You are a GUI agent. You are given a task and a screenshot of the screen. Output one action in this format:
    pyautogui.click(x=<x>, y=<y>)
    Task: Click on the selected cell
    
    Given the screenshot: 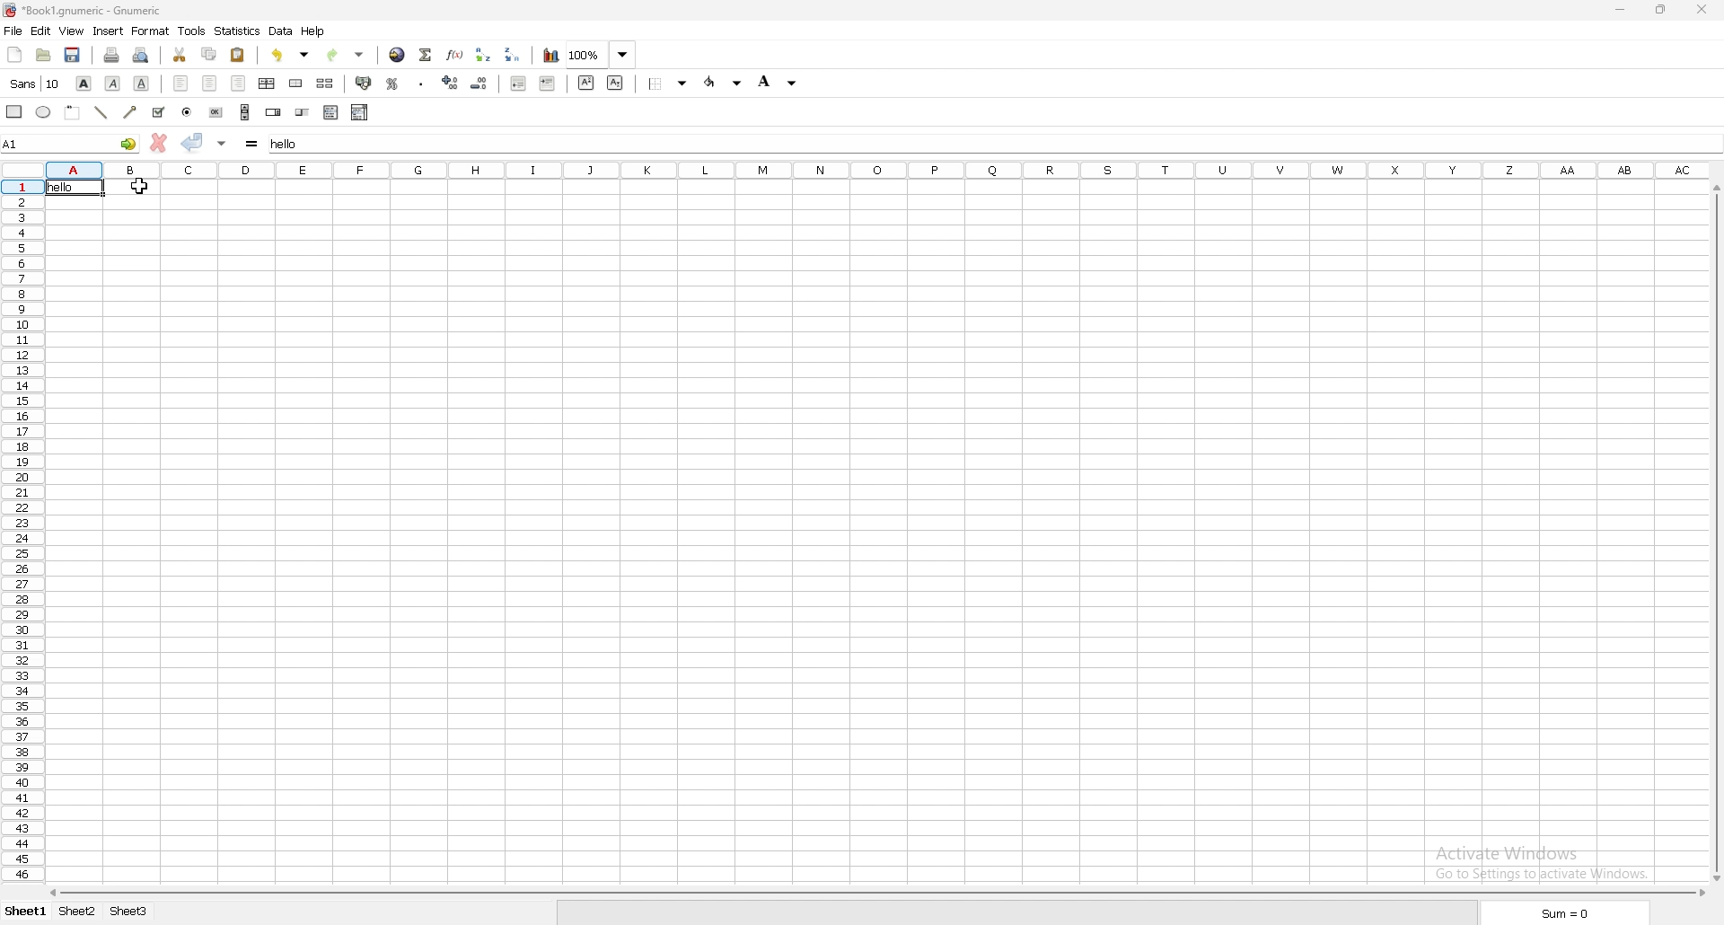 What is the action you would take?
    pyautogui.click(x=72, y=142)
    